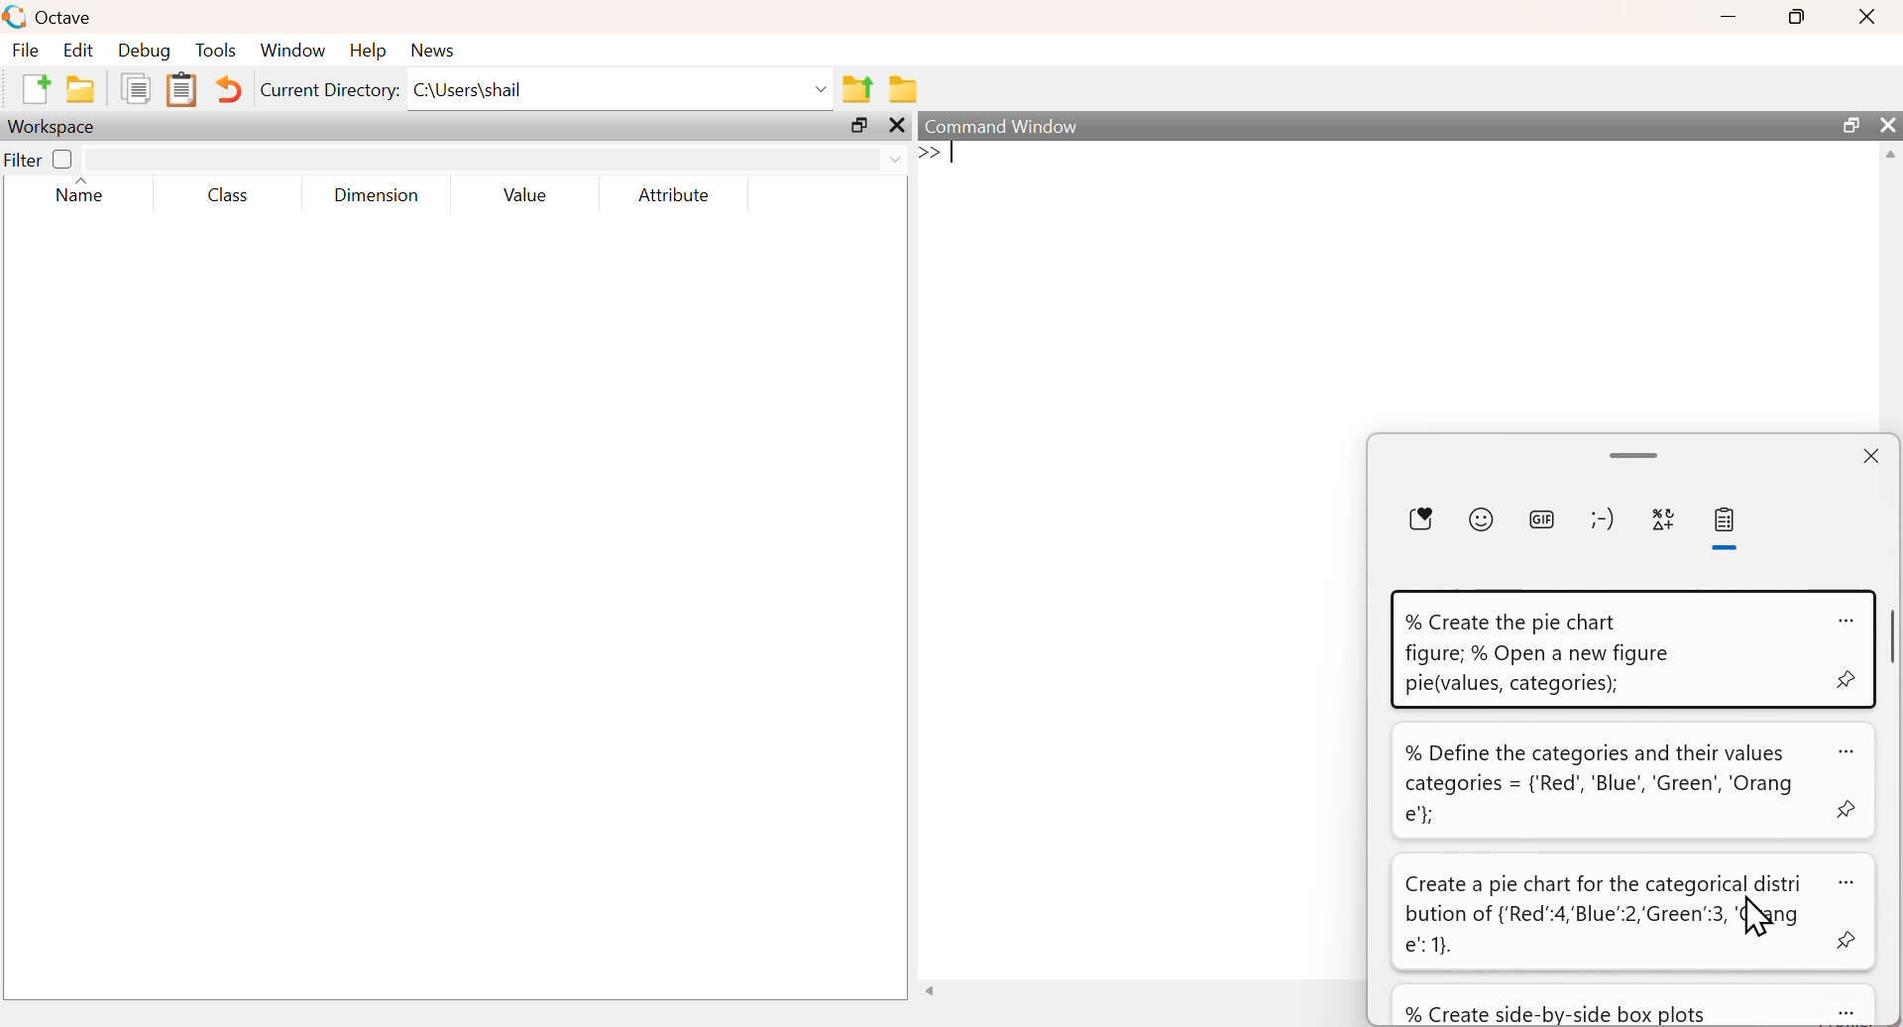  What do you see at coordinates (229, 195) in the screenshot?
I see `Class` at bounding box center [229, 195].